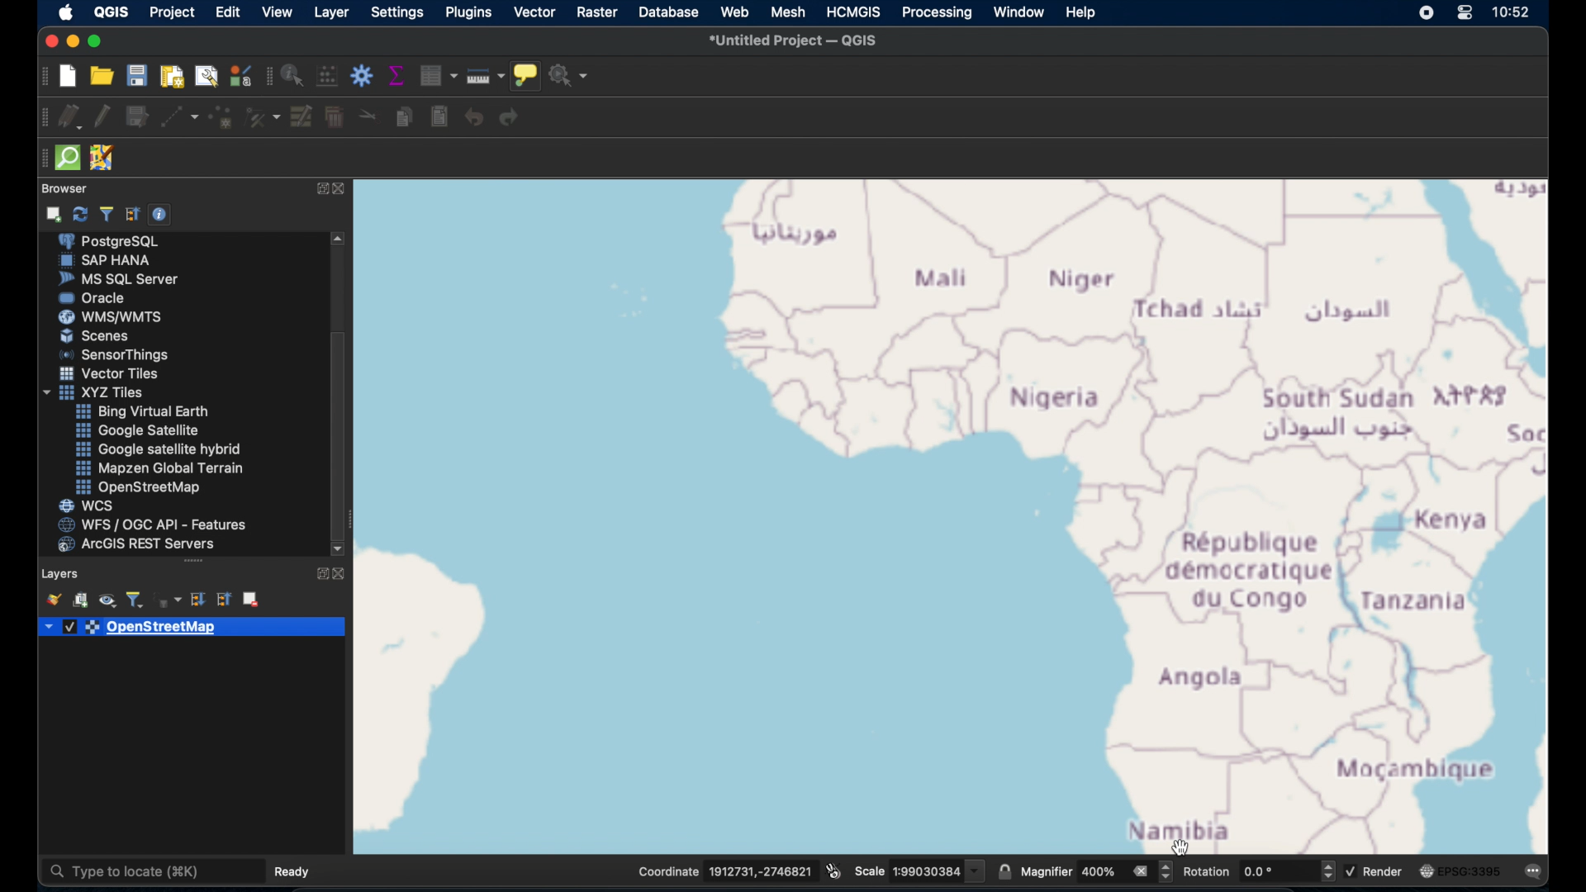  What do you see at coordinates (112, 318) in the screenshot?
I see `was/wmts` at bounding box center [112, 318].